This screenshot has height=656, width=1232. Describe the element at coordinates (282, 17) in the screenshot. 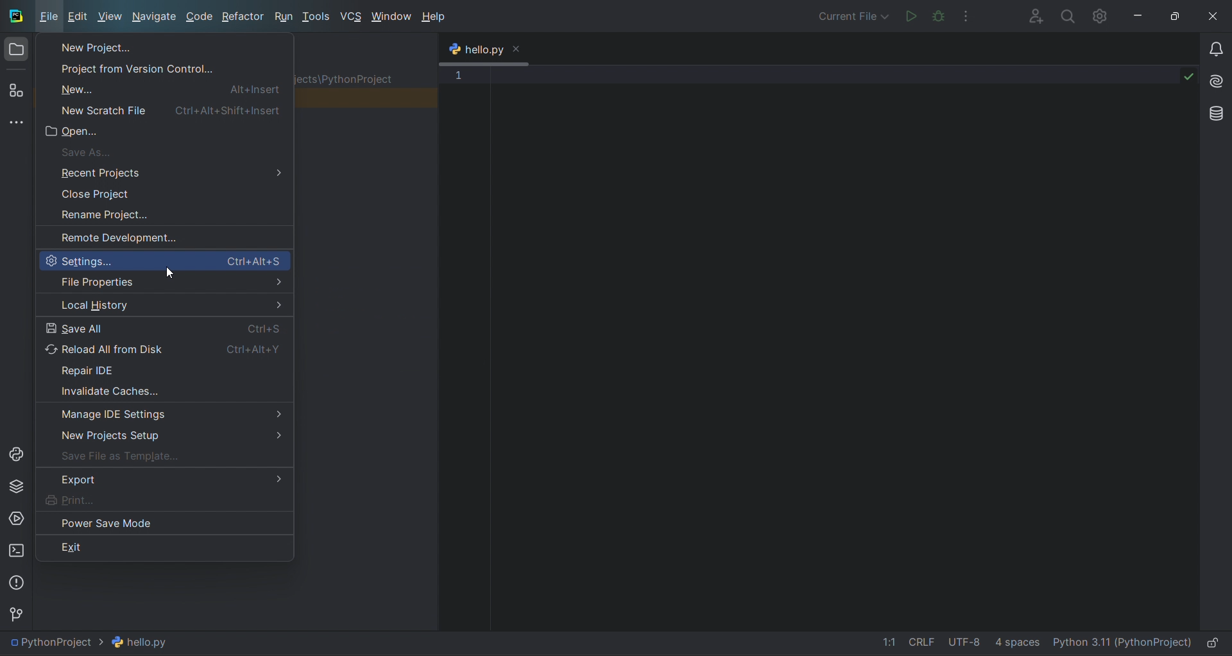

I see `run` at that location.